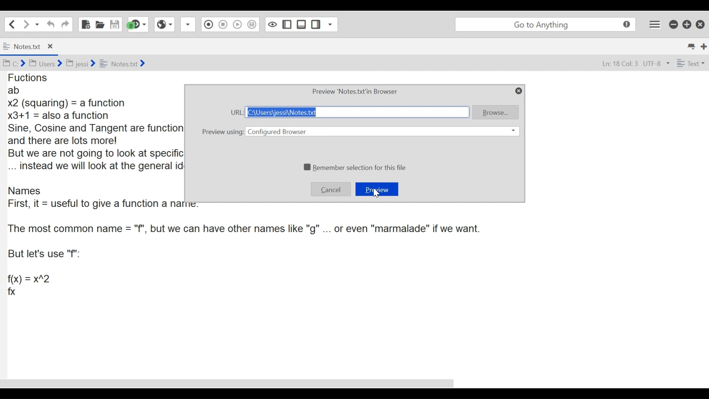 Image resolution: width=709 pixels, height=399 pixels. I want to click on ln: 18 col:3, so click(619, 64).